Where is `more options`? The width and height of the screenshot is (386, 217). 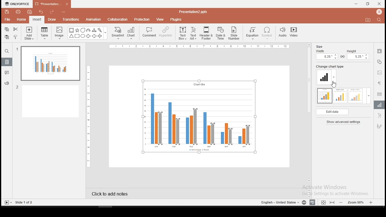 more options is located at coordinates (63, 11).